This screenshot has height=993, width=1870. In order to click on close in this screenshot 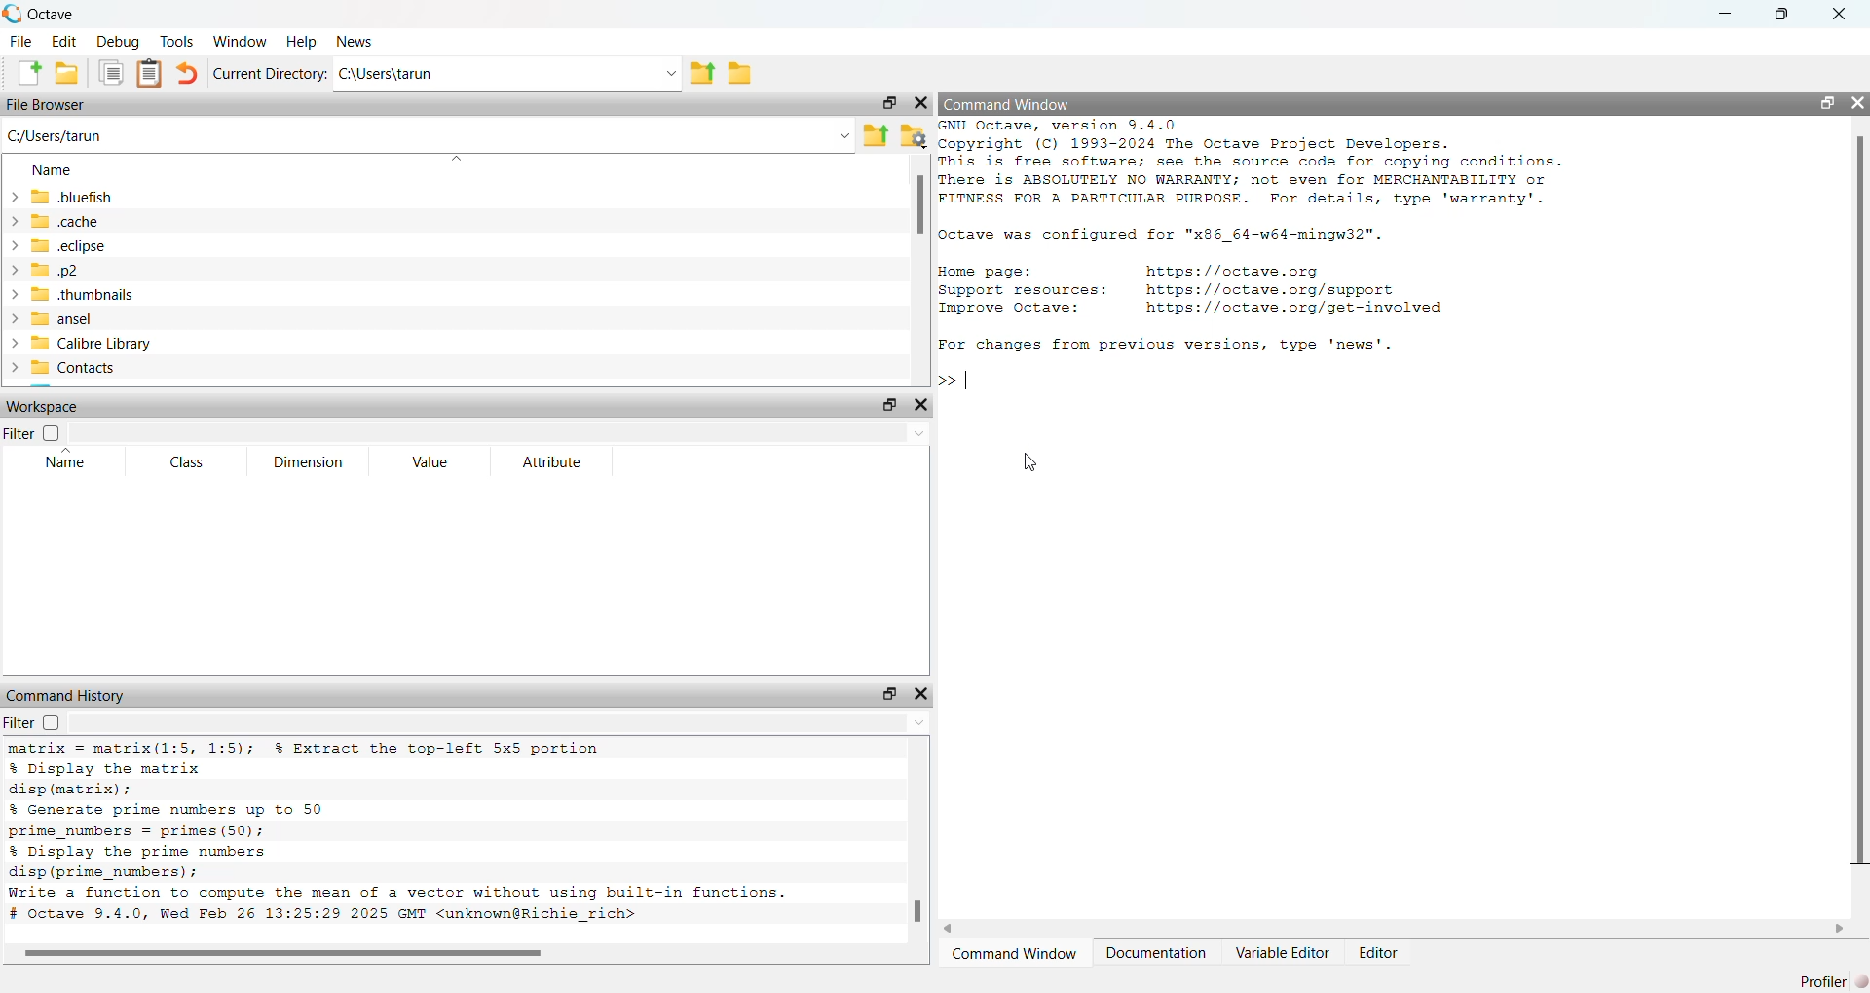, I will do `click(1857, 102)`.